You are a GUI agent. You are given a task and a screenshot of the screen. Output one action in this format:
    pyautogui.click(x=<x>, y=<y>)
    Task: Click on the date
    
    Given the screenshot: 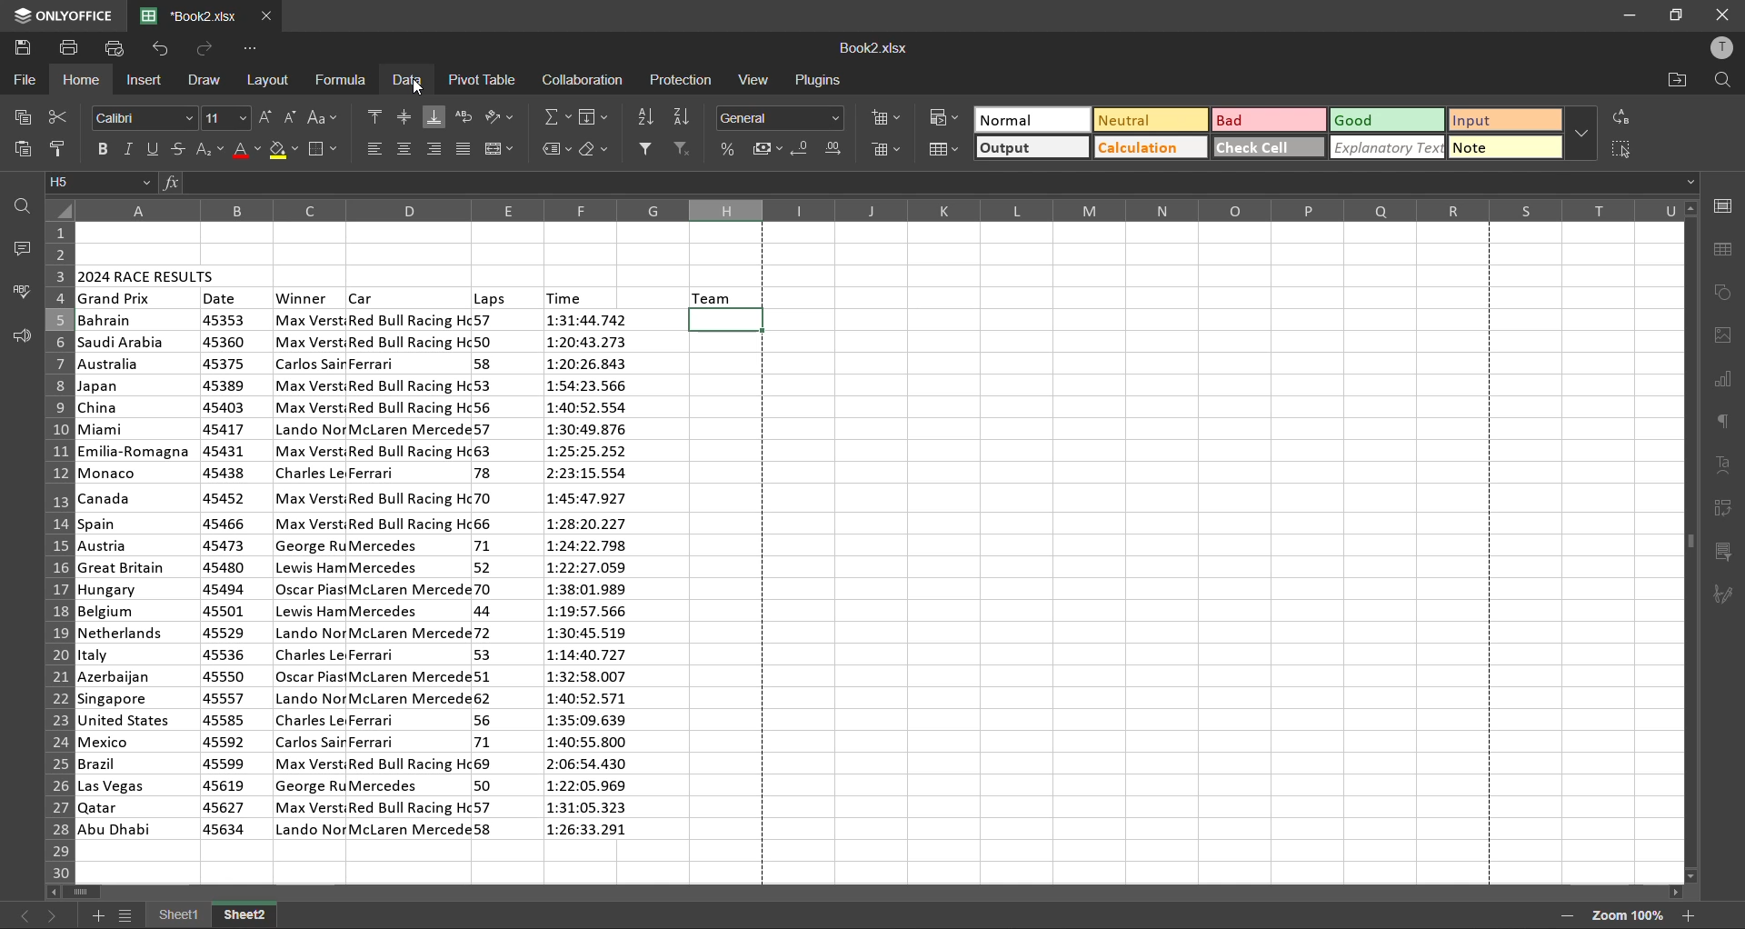 What is the action you would take?
    pyautogui.click(x=225, y=576)
    